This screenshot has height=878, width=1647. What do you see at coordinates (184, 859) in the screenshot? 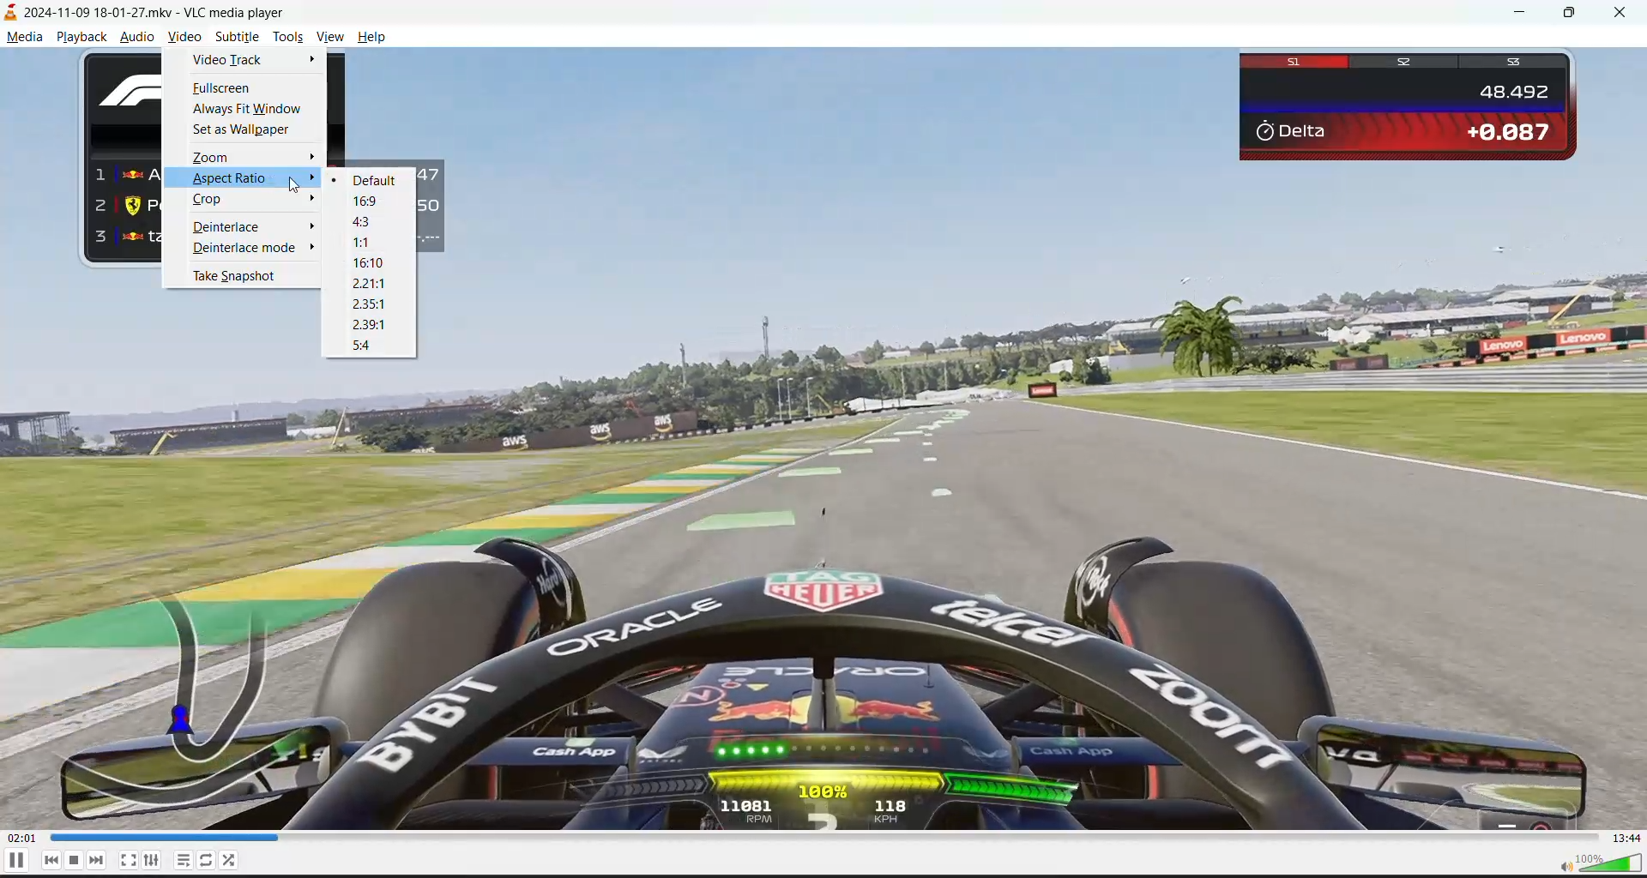
I see `toggle playlist` at bounding box center [184, 859].